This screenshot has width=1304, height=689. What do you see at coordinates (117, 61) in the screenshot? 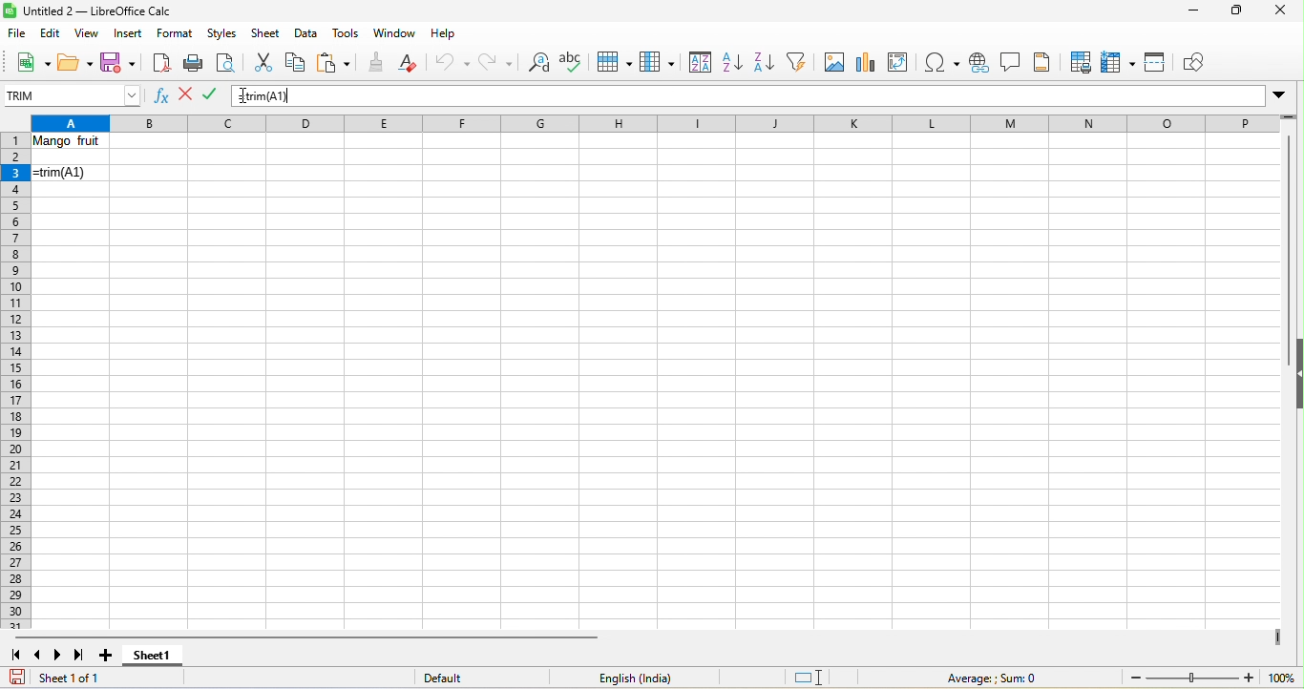
I see `save` at bounding box center [117, 61].